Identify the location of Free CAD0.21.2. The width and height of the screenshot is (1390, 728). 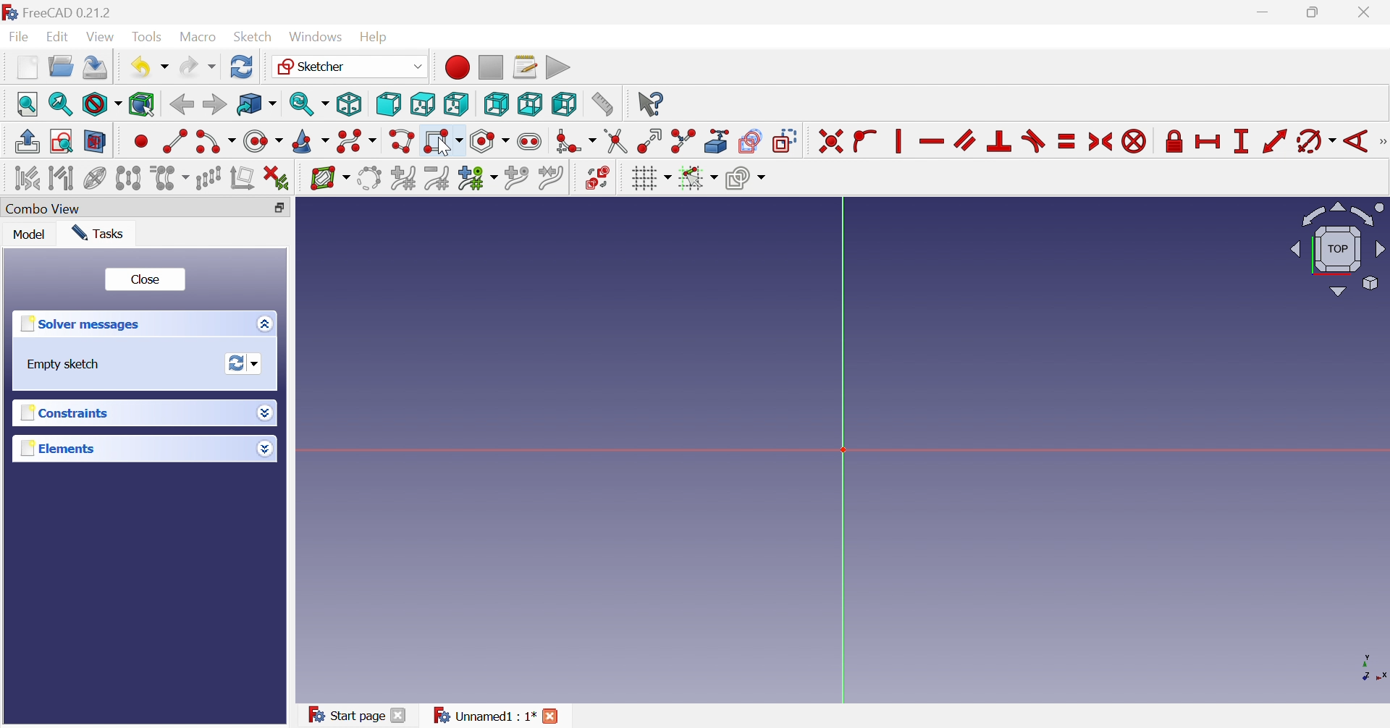
(68, 11).